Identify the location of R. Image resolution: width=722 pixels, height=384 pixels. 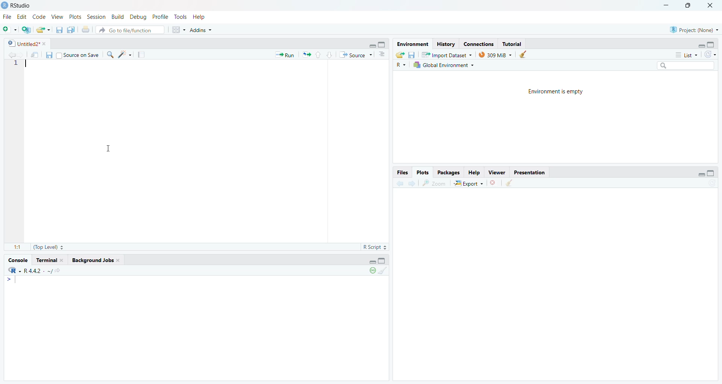
(400, 65).